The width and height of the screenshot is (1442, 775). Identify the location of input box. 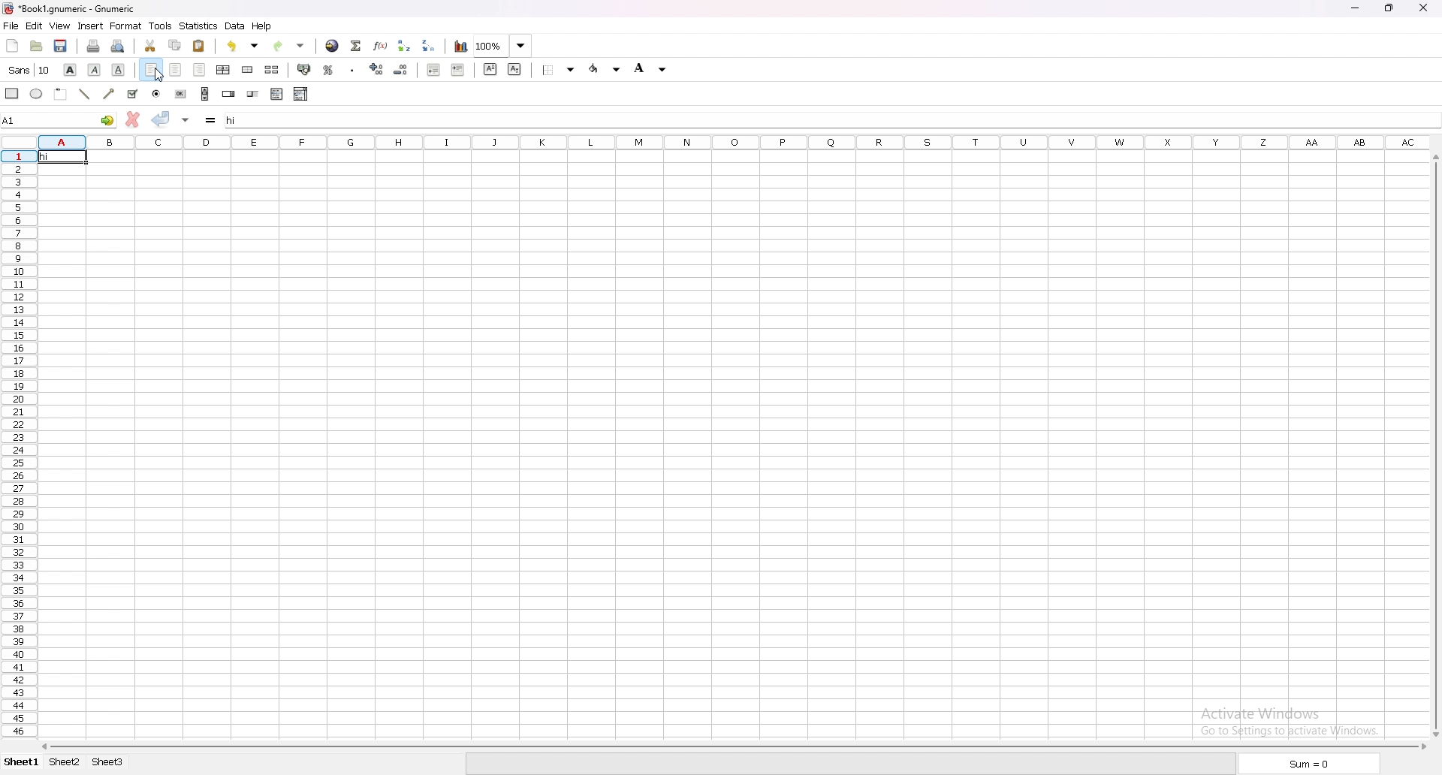
(830, 117).